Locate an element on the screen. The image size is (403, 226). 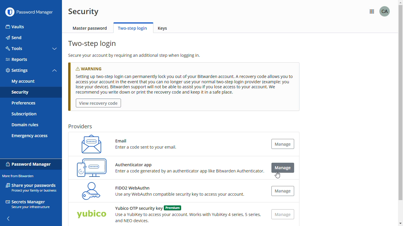
profile is located at coordinates (385, 11).